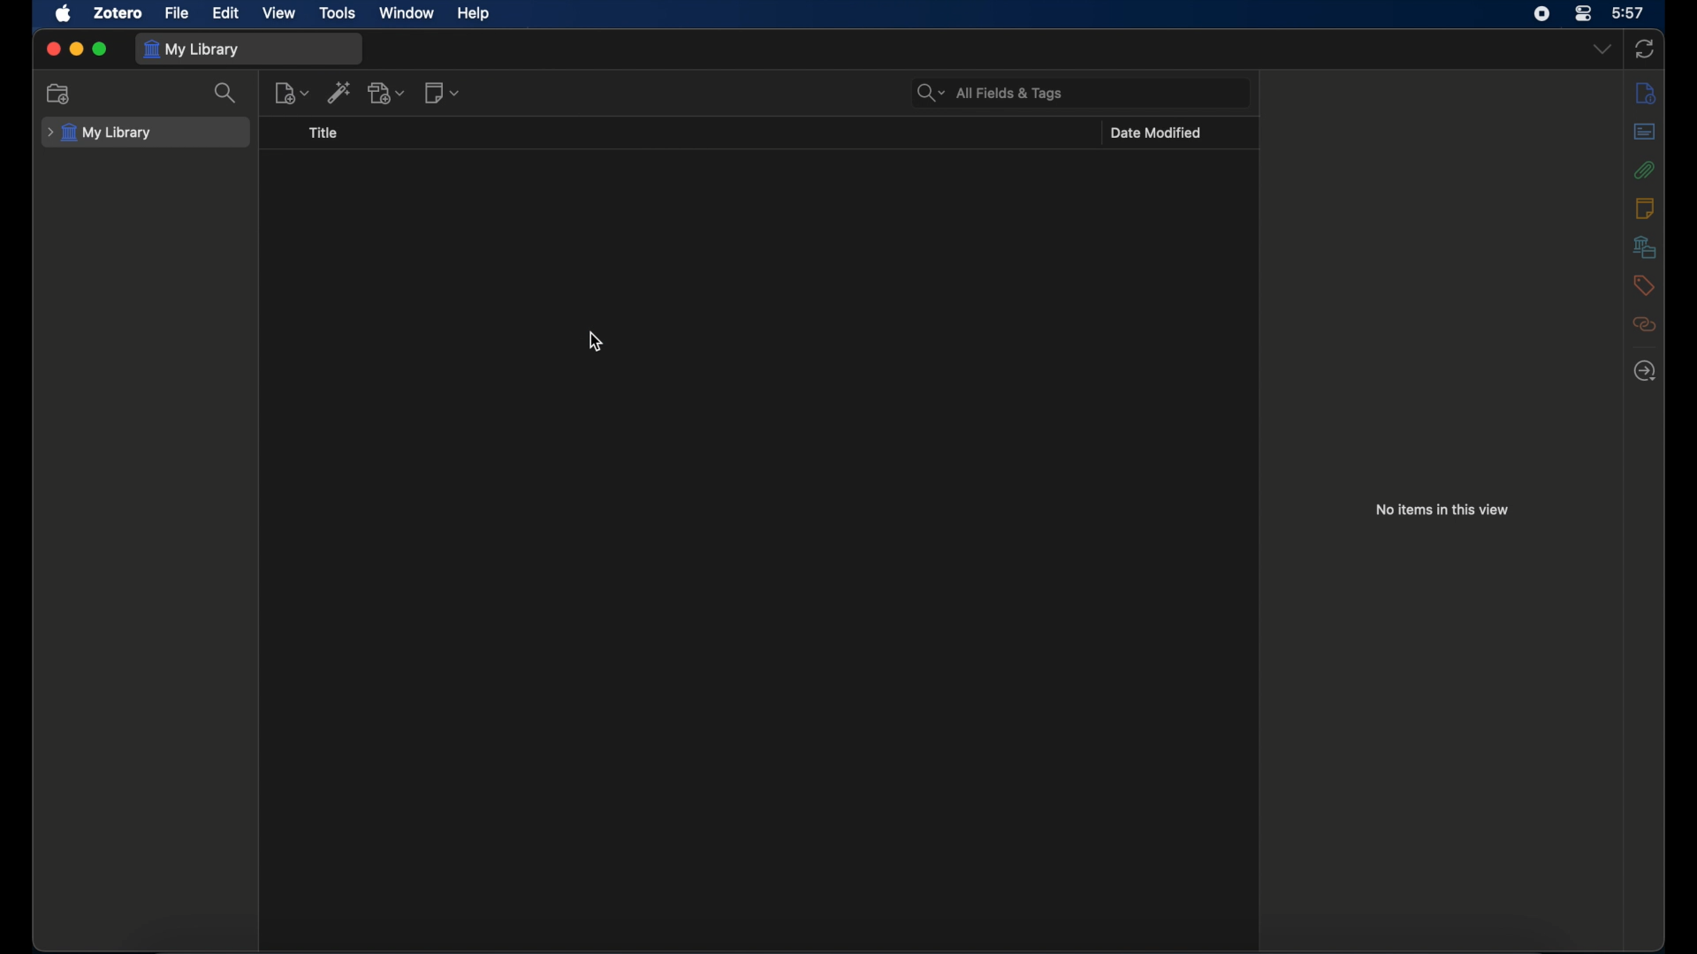 This screenshot has width=1697, height=954. I want to click on tools, so click(338, 12).